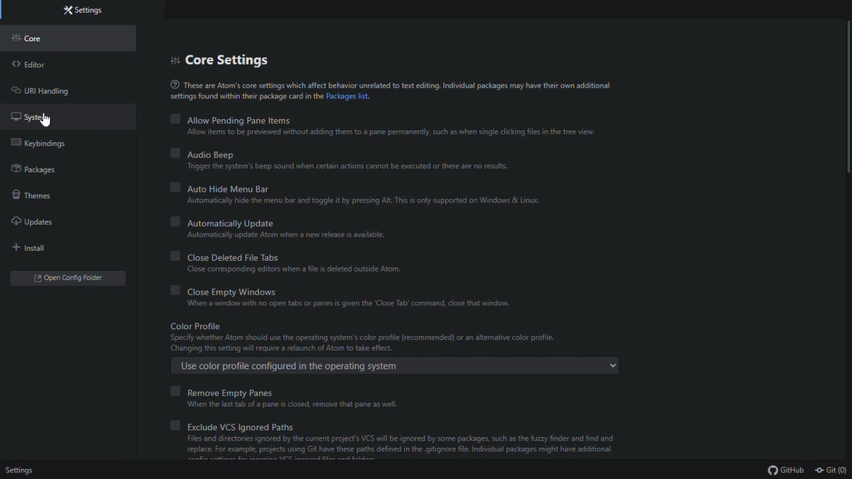 This screenshot has height=479, width=852. Describe the element at coordinates (37, 469) in the screenshot. I see `Settings` at that location.